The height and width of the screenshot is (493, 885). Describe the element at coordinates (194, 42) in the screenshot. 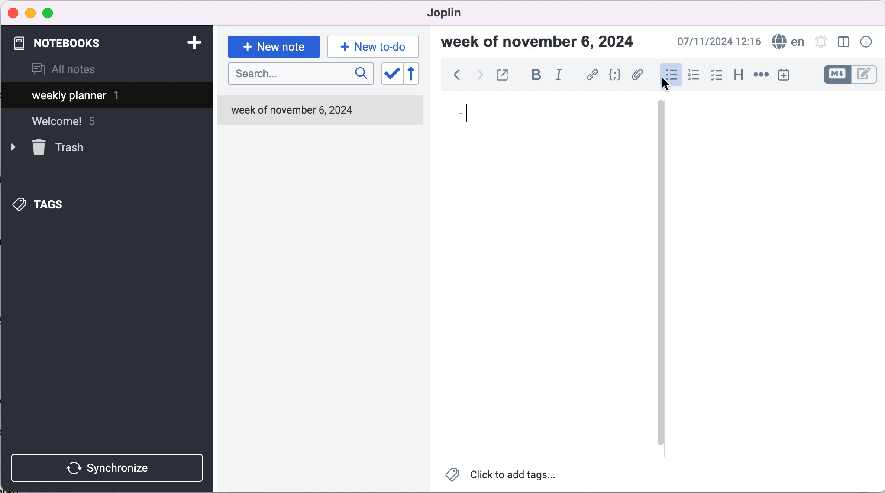

I see `add note` at that location.